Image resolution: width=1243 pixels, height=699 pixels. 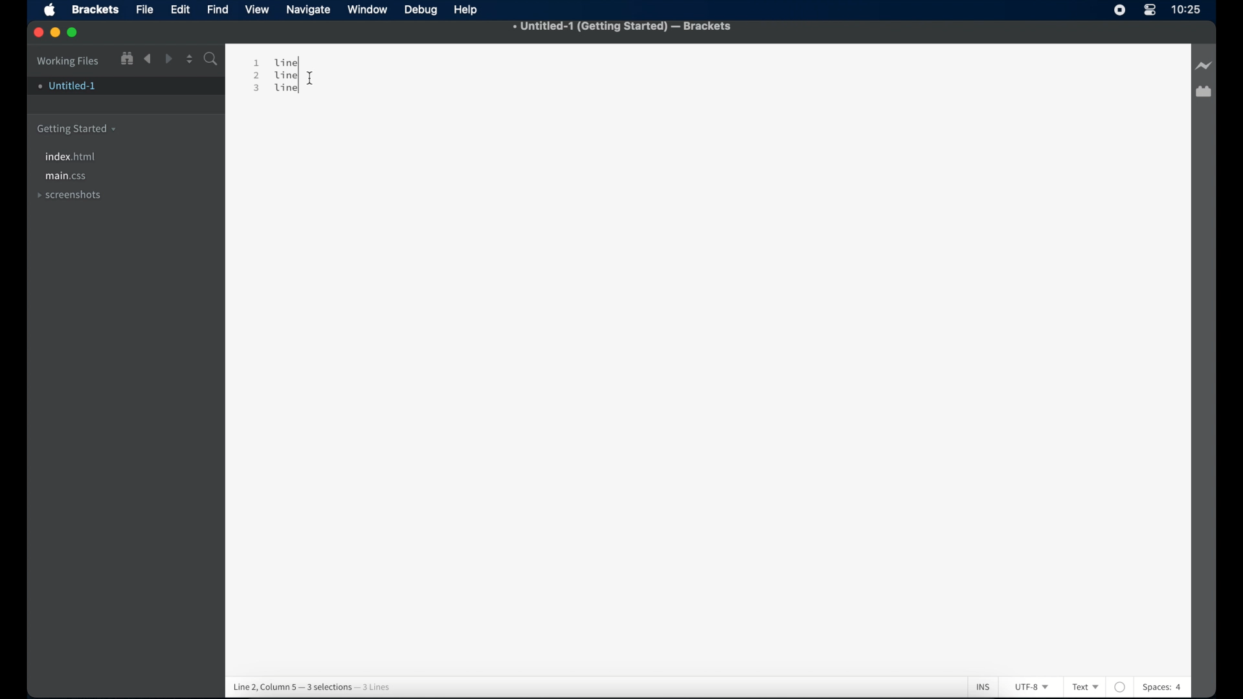 What do you see at coordinates (312, 683) in the screenshot?
I see `line  3, column 5 - 3 lines` at bounding box center [312, 683].